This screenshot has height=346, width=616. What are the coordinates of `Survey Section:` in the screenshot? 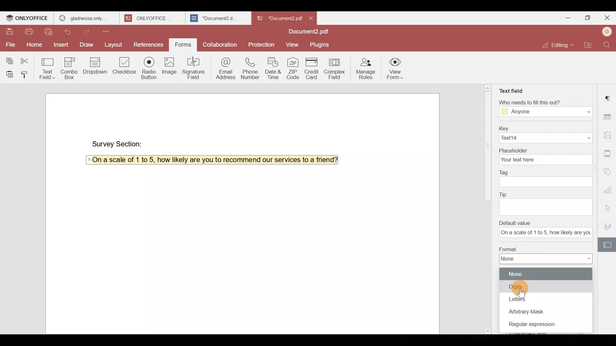 It's located at (118, 144).